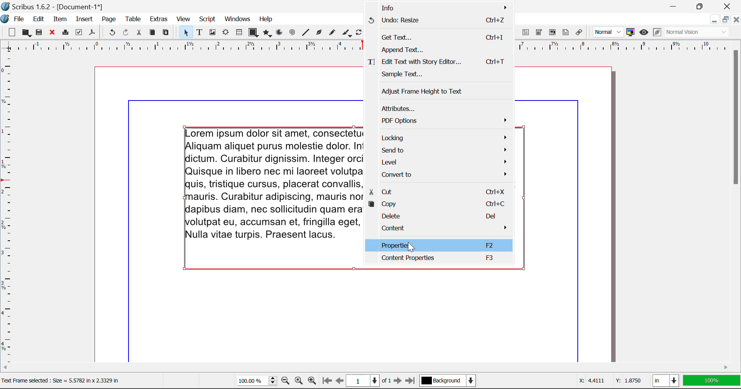 The image size is (741, 389). I want to click on Minimize, so click(700, 5).